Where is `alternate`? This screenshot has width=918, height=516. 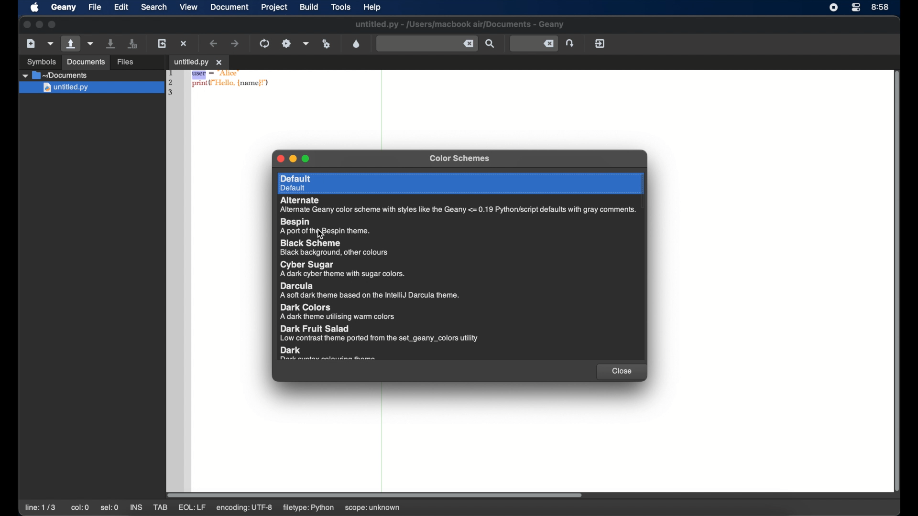
alternate is located at coordinates (459, 205).